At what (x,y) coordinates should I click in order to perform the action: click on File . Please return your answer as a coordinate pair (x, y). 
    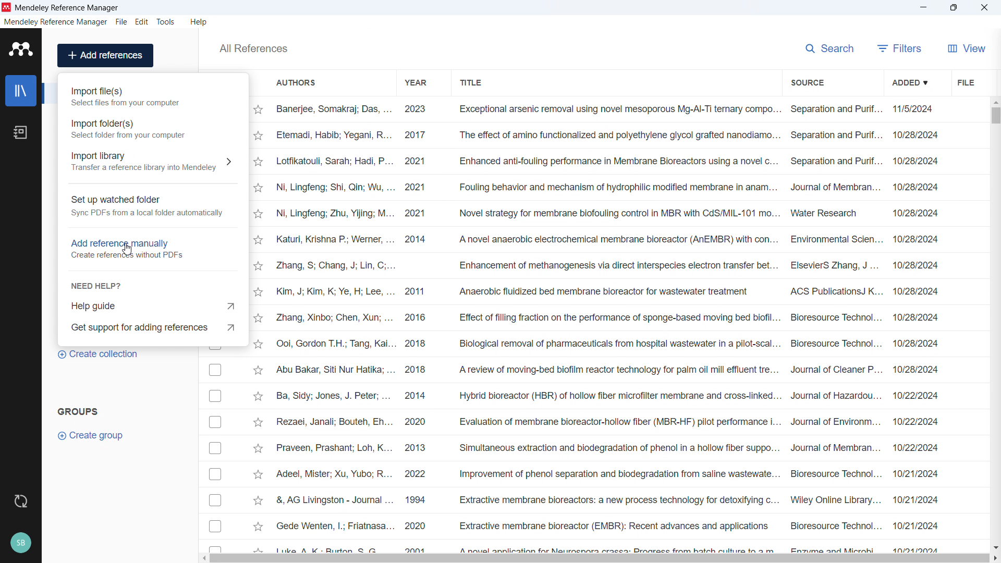
    Looking at the image, I should click on (965, 82).